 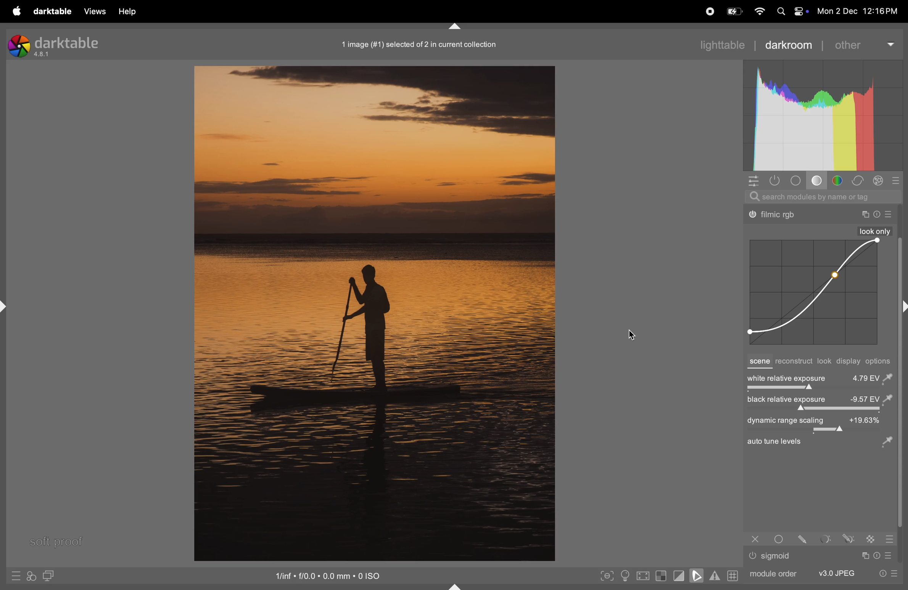 What do you see at coordinates (877, 215) in the screenshot?
I see `` at bounding box center [877, 215].